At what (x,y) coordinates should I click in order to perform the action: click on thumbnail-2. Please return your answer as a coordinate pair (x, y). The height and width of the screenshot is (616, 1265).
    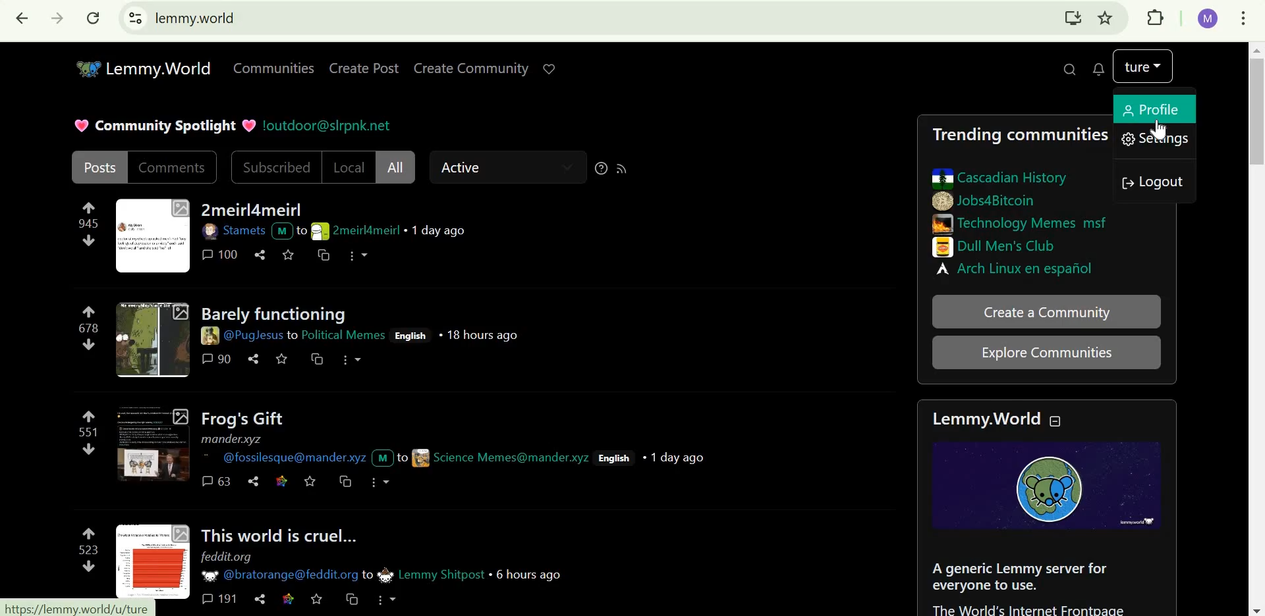
    Looking at the image, I should click on (152, 340).